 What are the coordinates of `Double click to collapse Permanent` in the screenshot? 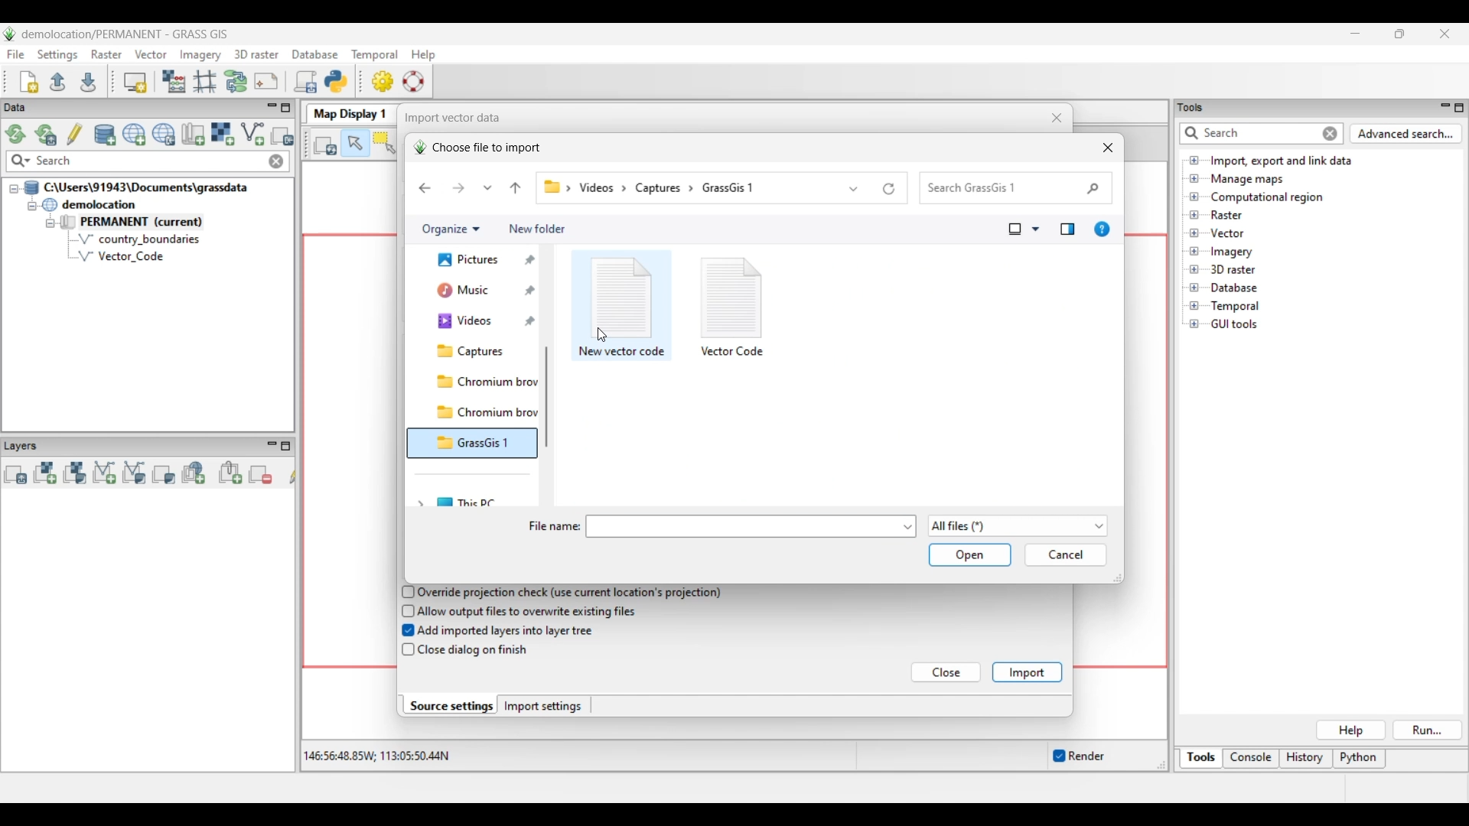 It's located at (152, 223).